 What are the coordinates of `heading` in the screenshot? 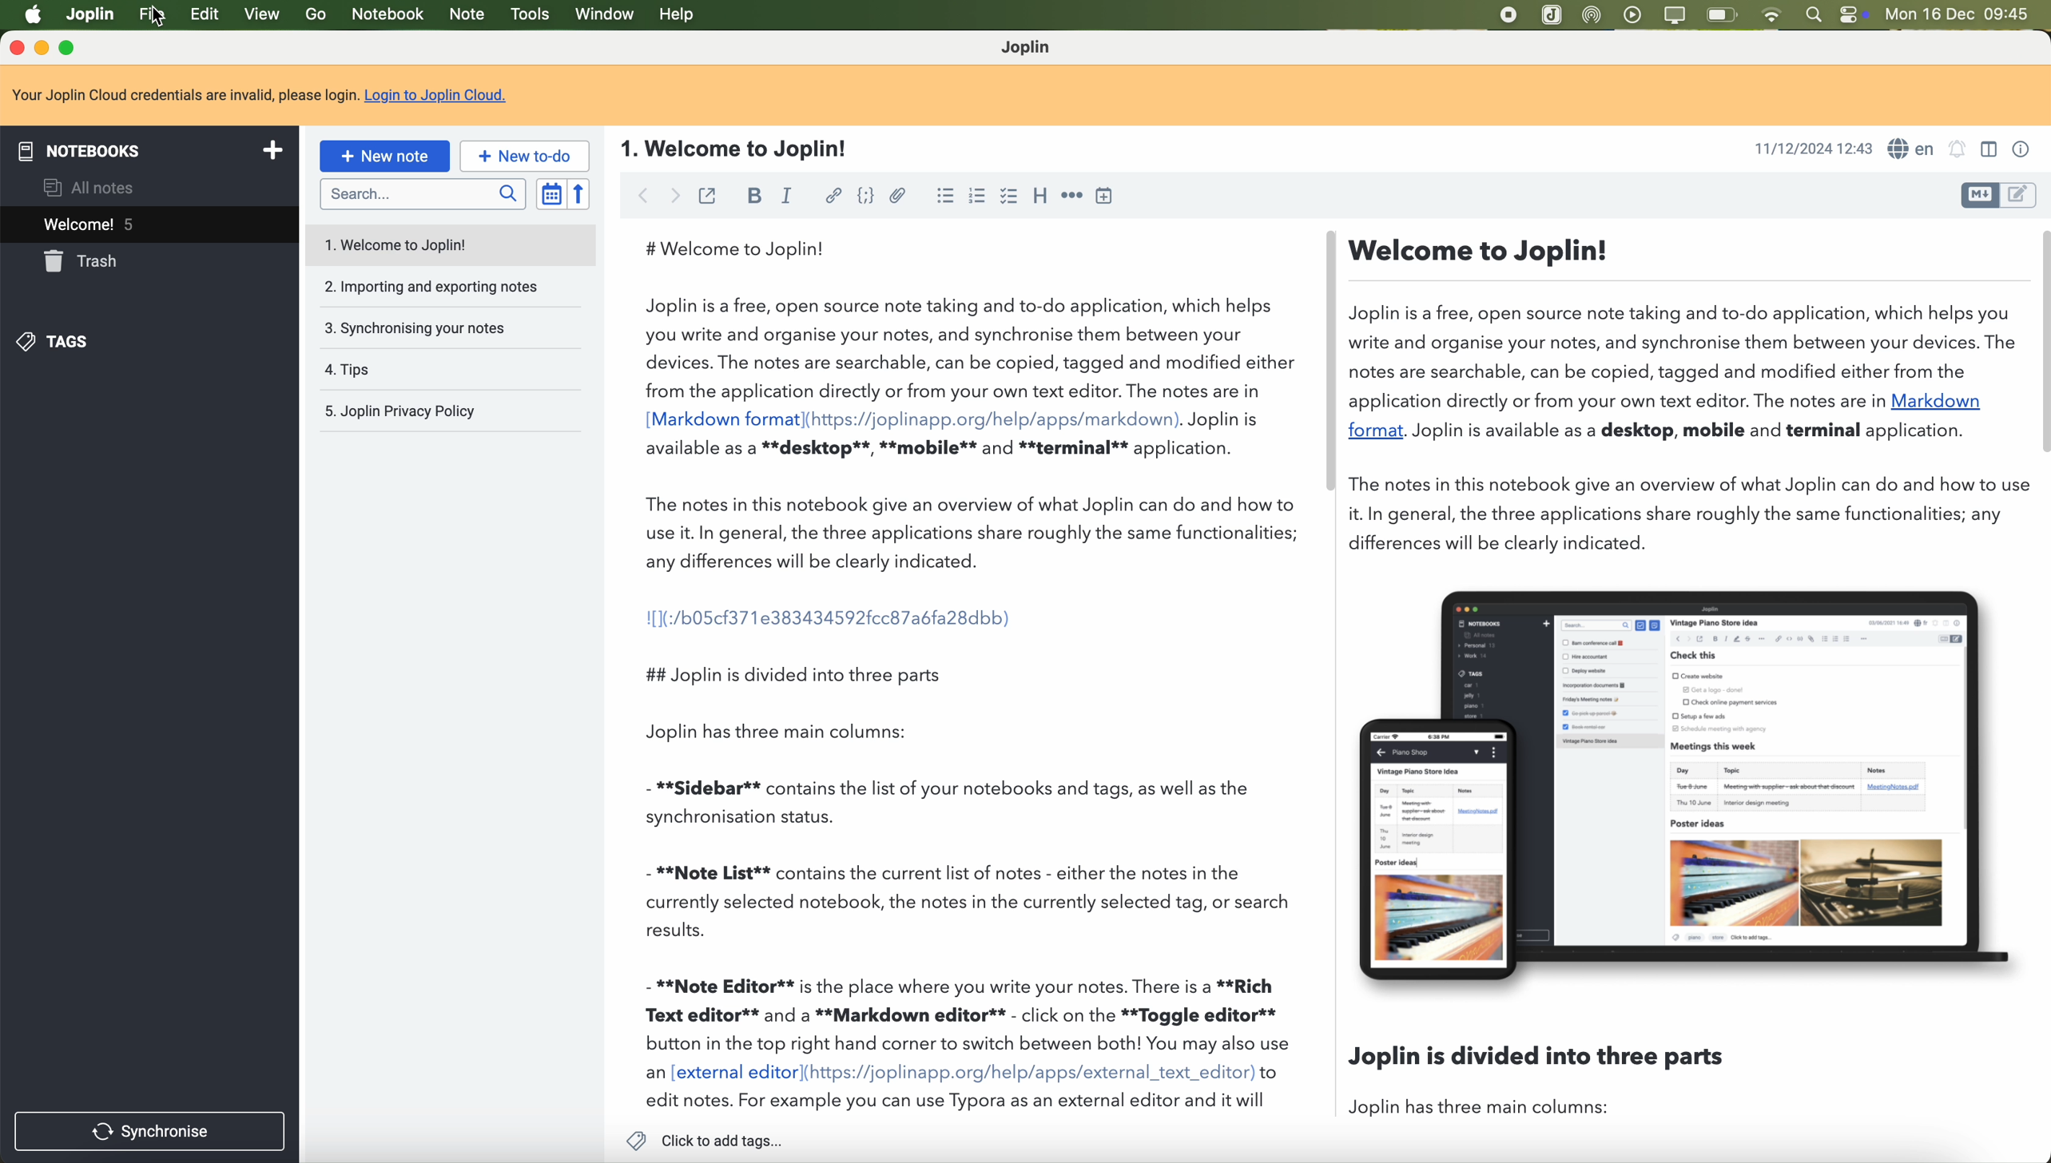 It's located at (1042, 195).